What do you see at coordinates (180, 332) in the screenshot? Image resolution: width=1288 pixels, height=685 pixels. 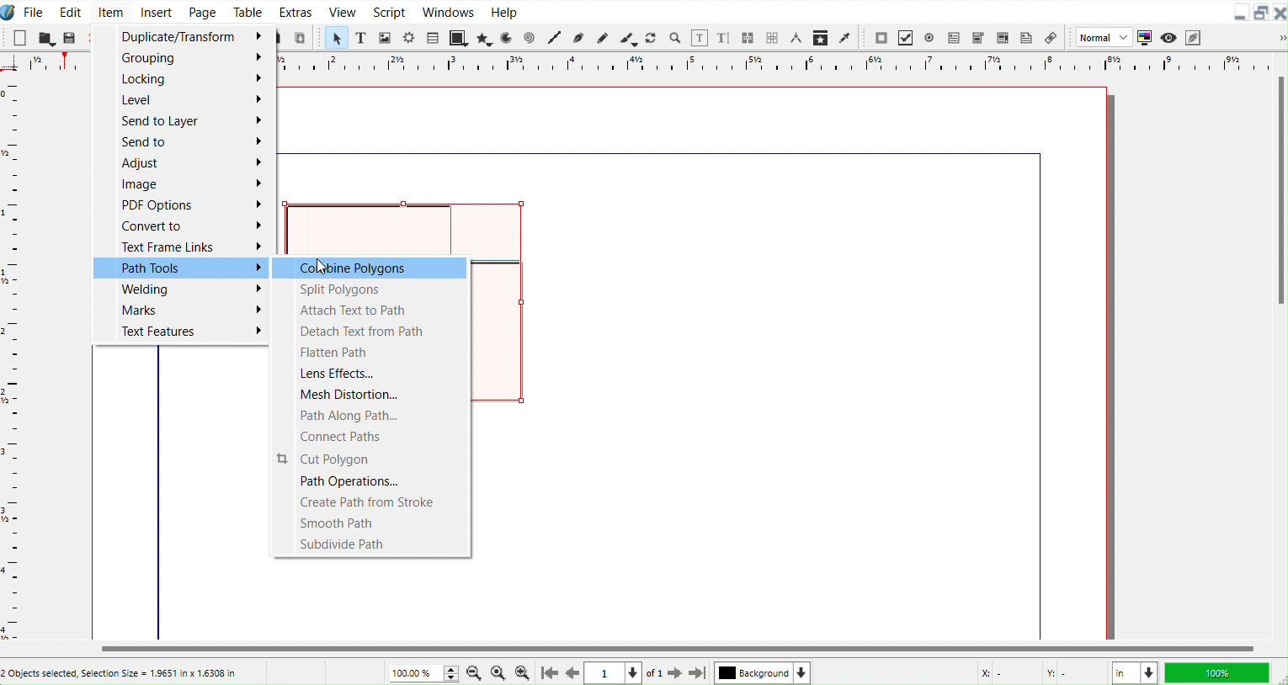 I see `Text Features` at bounding box center [180, 332].